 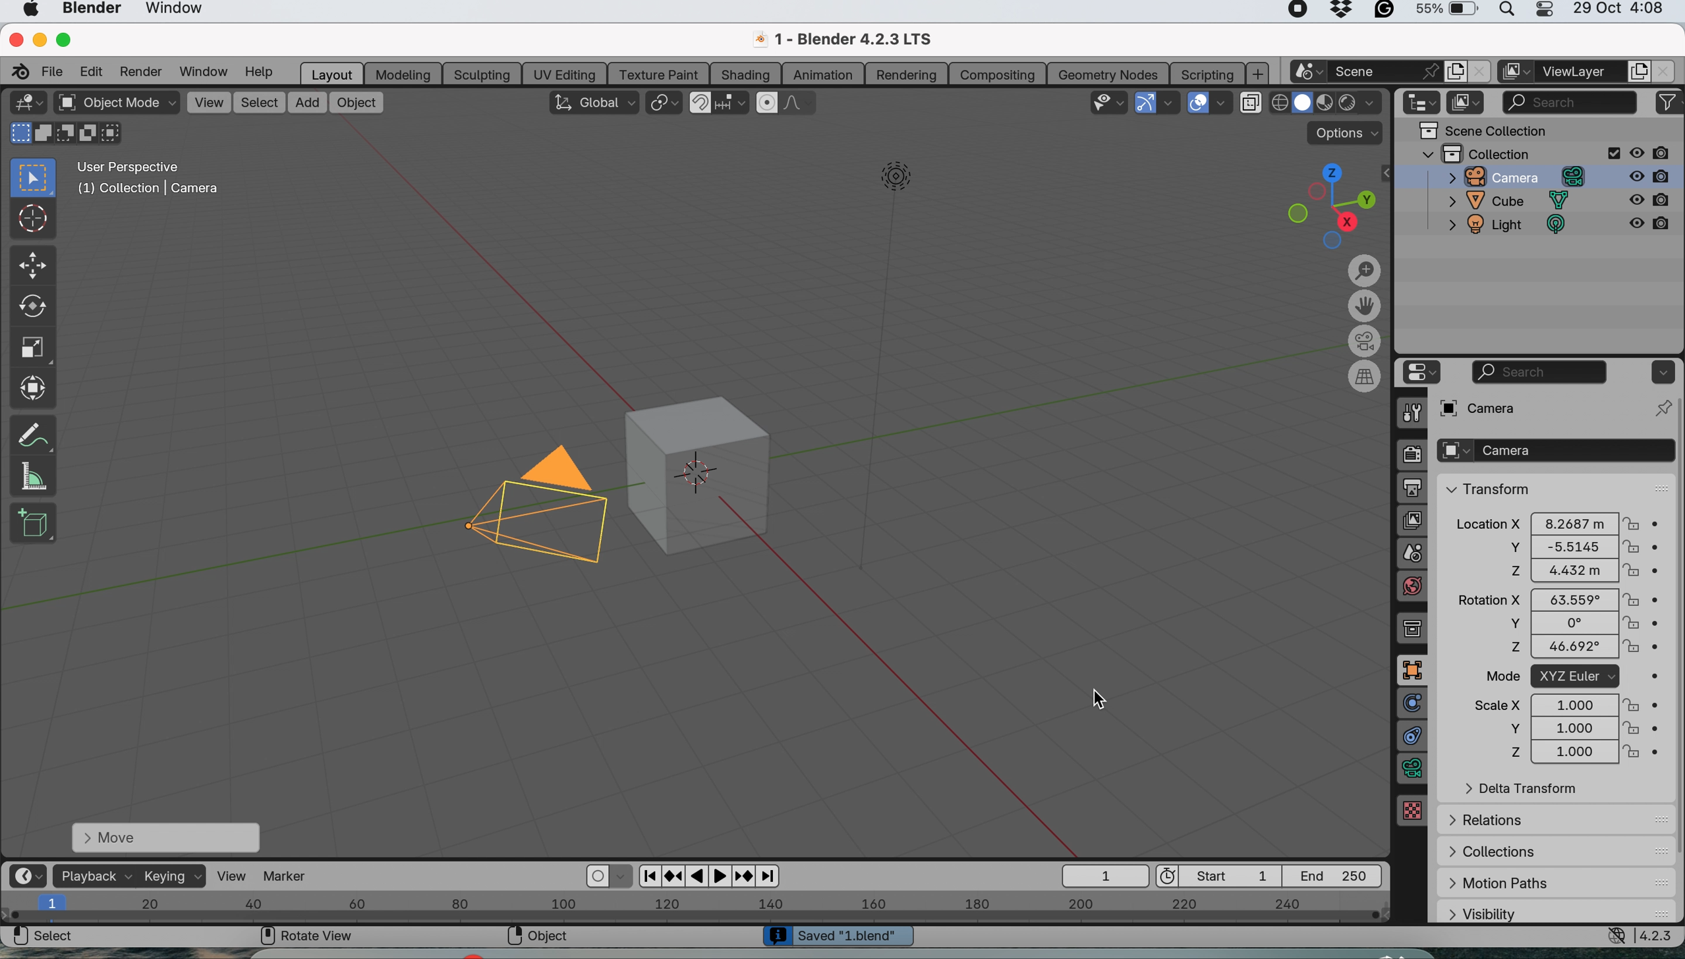 I want to click on add cube, so click(x=34, y=520).